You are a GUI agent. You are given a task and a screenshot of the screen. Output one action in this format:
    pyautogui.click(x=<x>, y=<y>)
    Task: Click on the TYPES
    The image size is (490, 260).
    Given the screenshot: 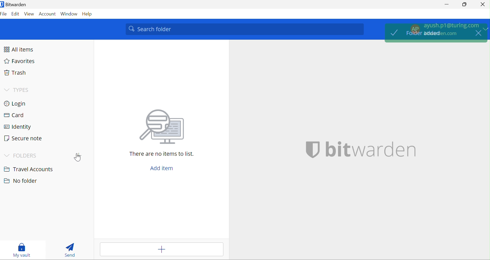 What is the action you would take?
    pyautogui.click(x=23, y=89)
    